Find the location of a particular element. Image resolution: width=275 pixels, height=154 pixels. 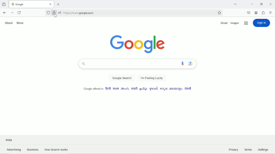

https://www.google.com is located at coordinates (138, 13).